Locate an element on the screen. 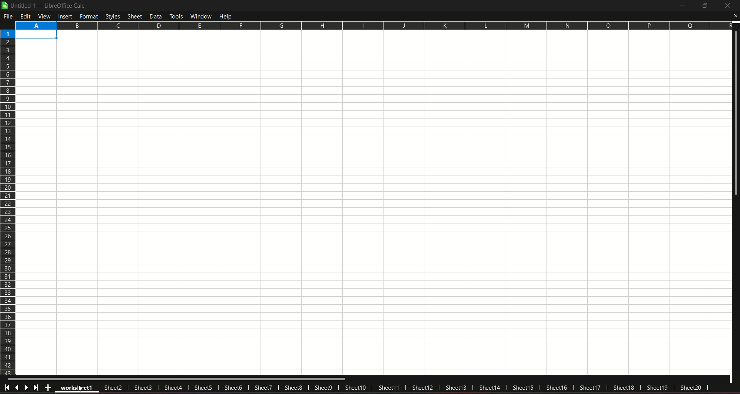  First sheet is located at coordinates (8, 387).